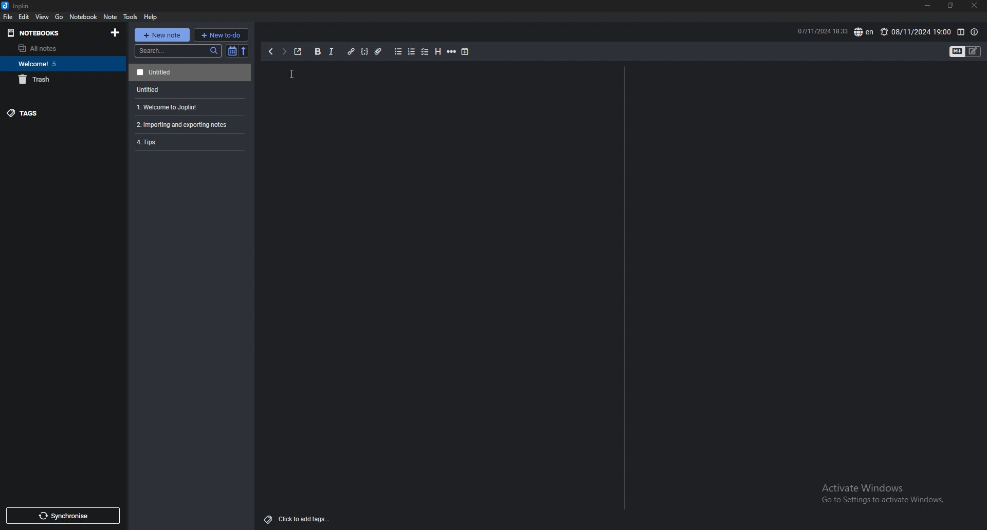 Image resolution: width=987 pixels, height=530 pixels. What do you see at coordinates (116, 32) in the screenshot?
I see `add notebooks` at bounding box center [116, 32].